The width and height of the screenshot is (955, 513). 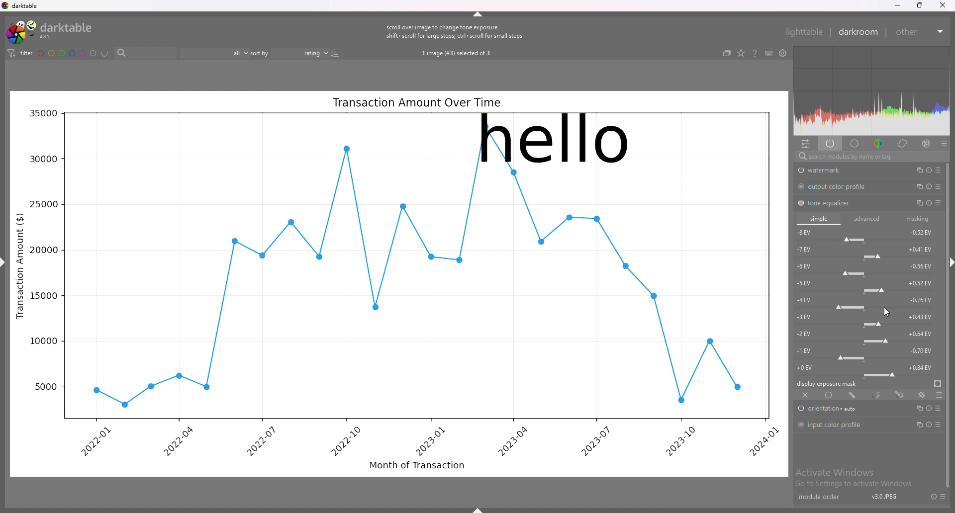 I want to click on switch off/on, so click(x=800, y=409).